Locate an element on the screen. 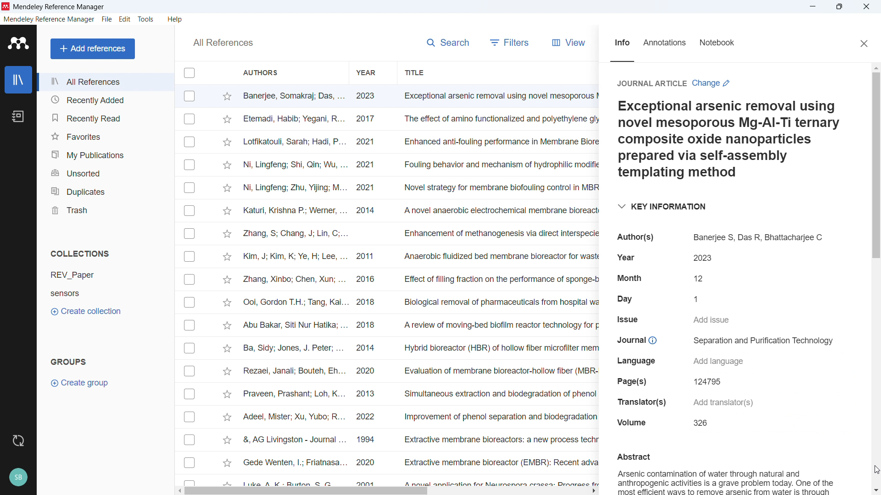  volume is located at coordinates (635, 423).